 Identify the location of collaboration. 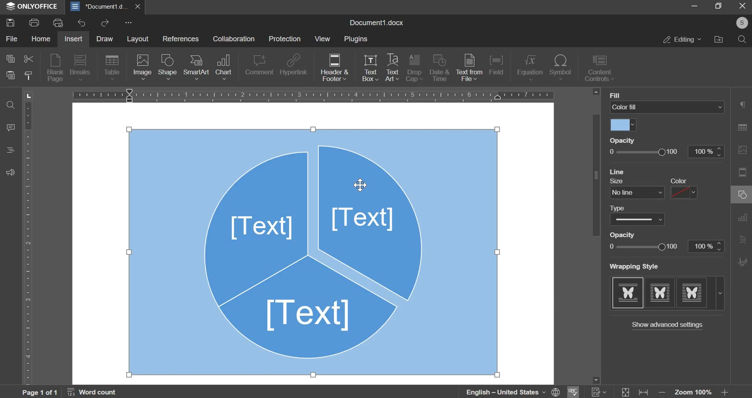
(234, 40).